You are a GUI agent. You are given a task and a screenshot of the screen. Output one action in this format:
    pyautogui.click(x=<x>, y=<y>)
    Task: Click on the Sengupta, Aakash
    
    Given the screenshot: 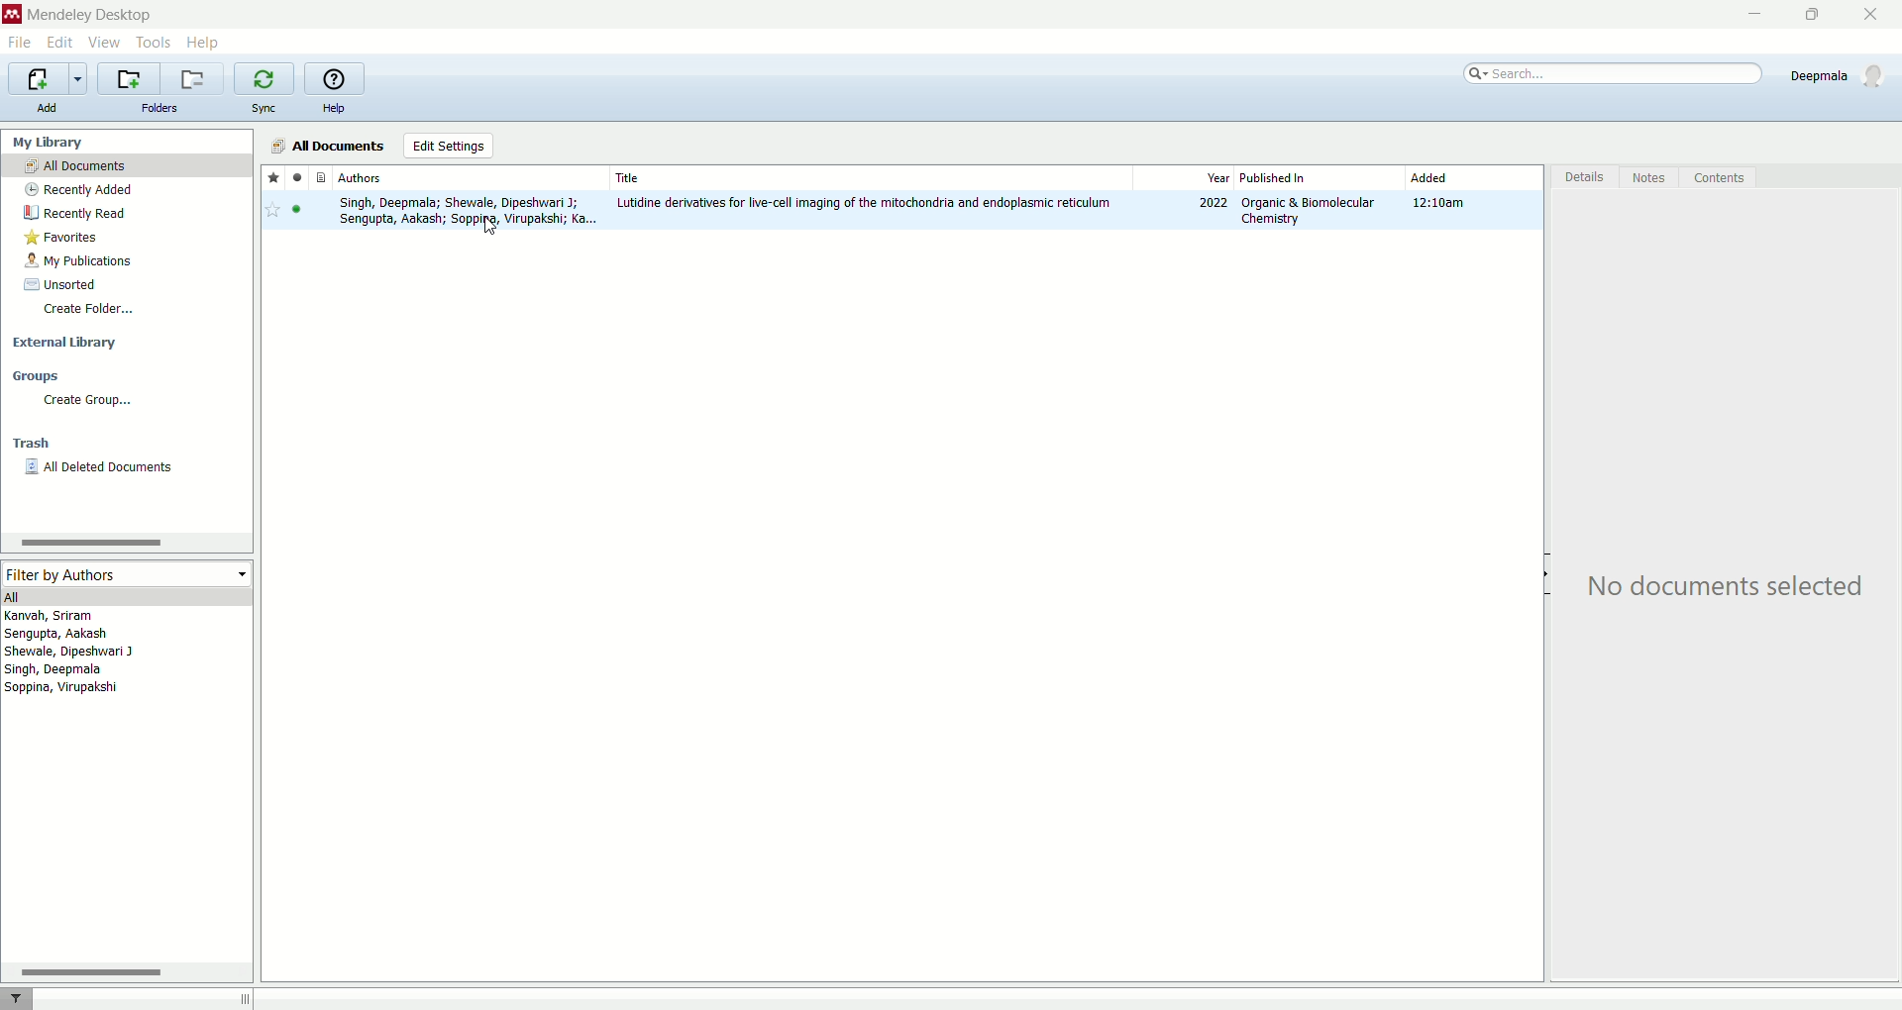 What is the action you would take?
    pyautogui.click(x=102, y=634)
    